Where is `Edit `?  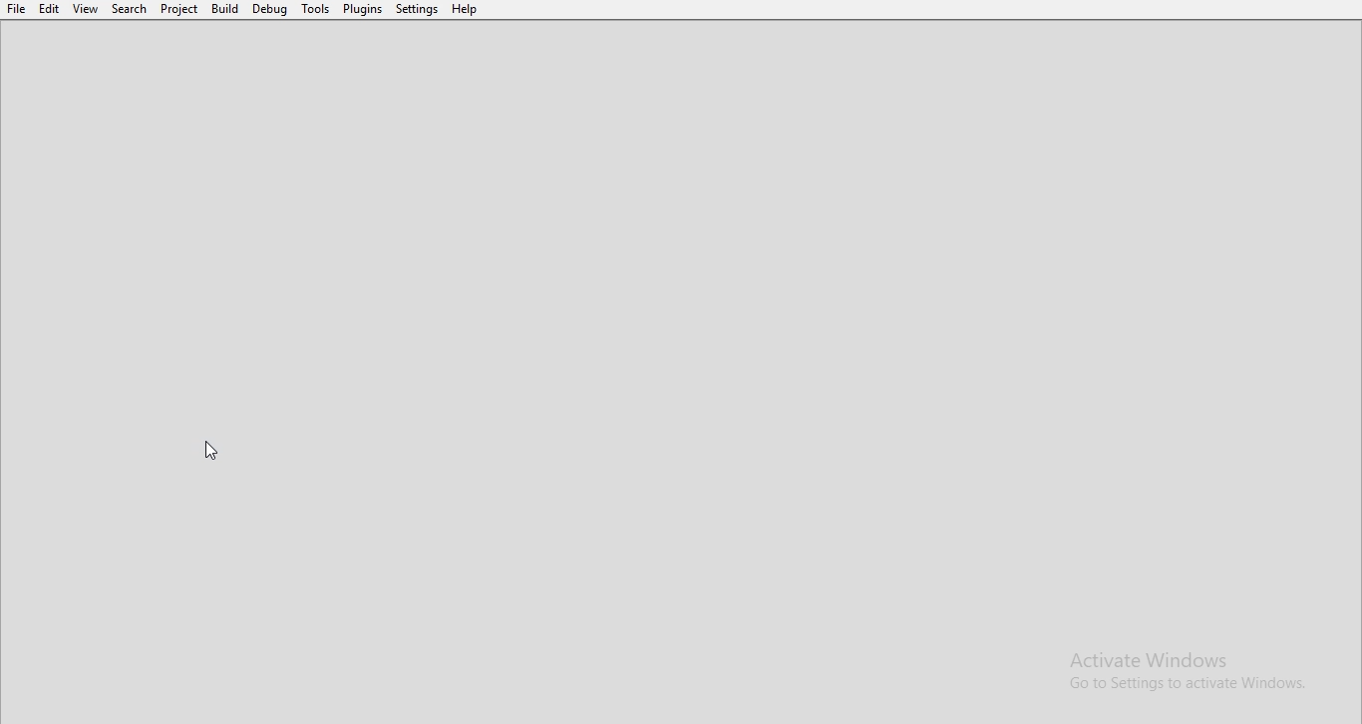
Edit  is located at coordinates (49, 9).